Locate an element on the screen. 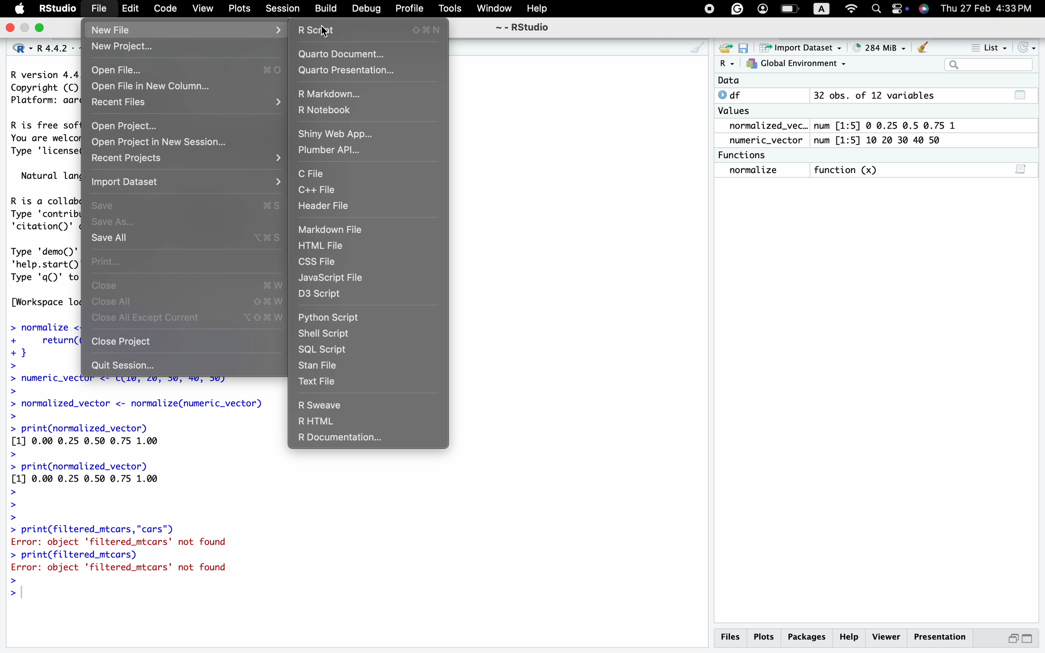 The image size is (1045, 653). Plumber API... is located at coordinates (333, 151).